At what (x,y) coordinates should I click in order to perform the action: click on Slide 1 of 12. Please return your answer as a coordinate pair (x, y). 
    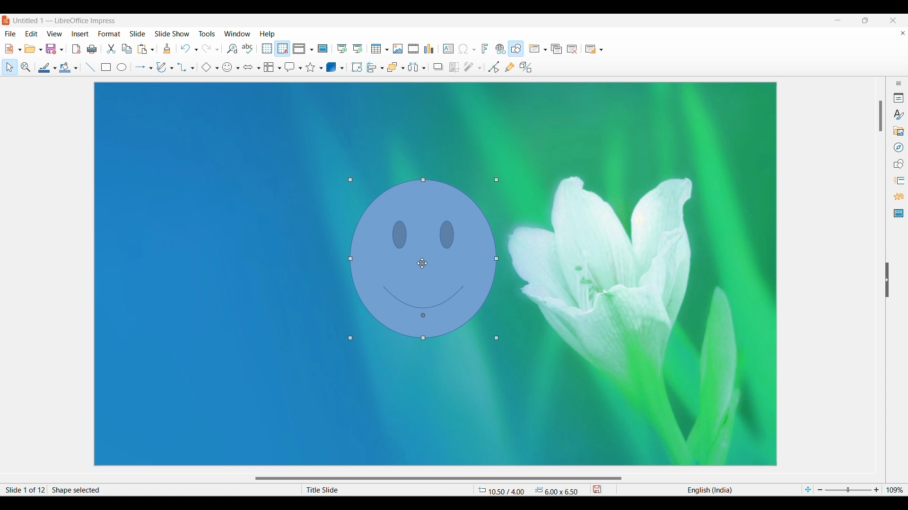
    Looking at the image, I should click on (24, 490).